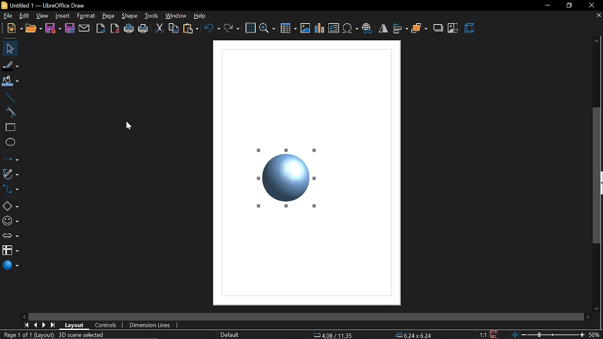 The image size is (603, 339). Describe the element at coordinates (70, 29) in the screenshot. I see `save as` at that location.